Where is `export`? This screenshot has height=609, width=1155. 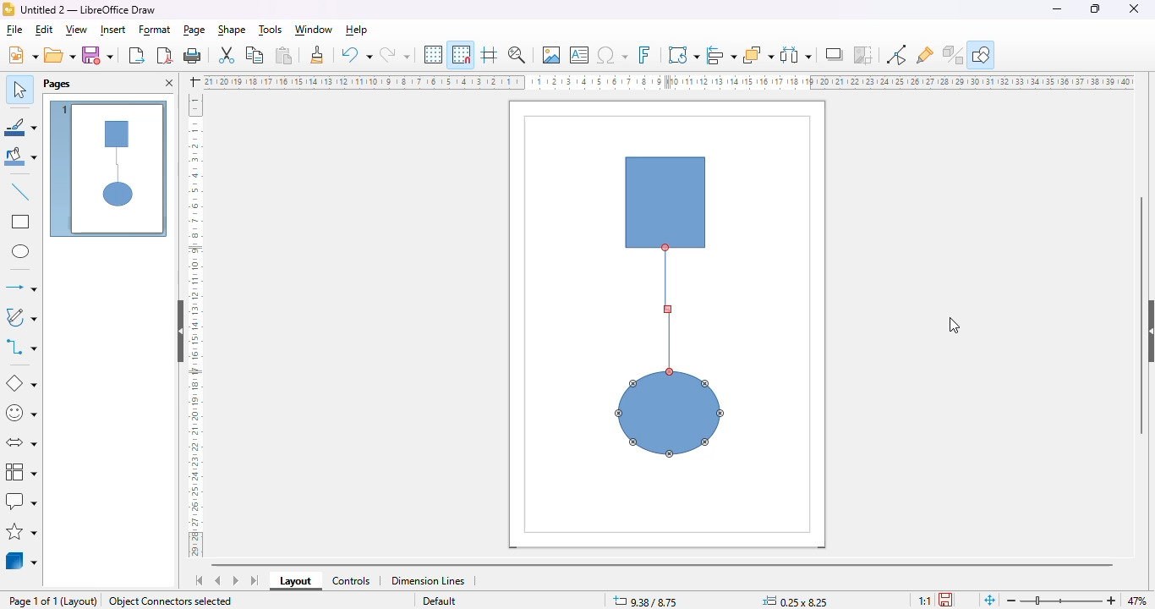 export is located at coordinates (136, 56).